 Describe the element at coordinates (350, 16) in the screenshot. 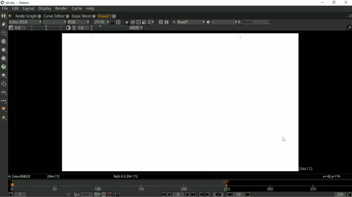

I see `Close` at that location.